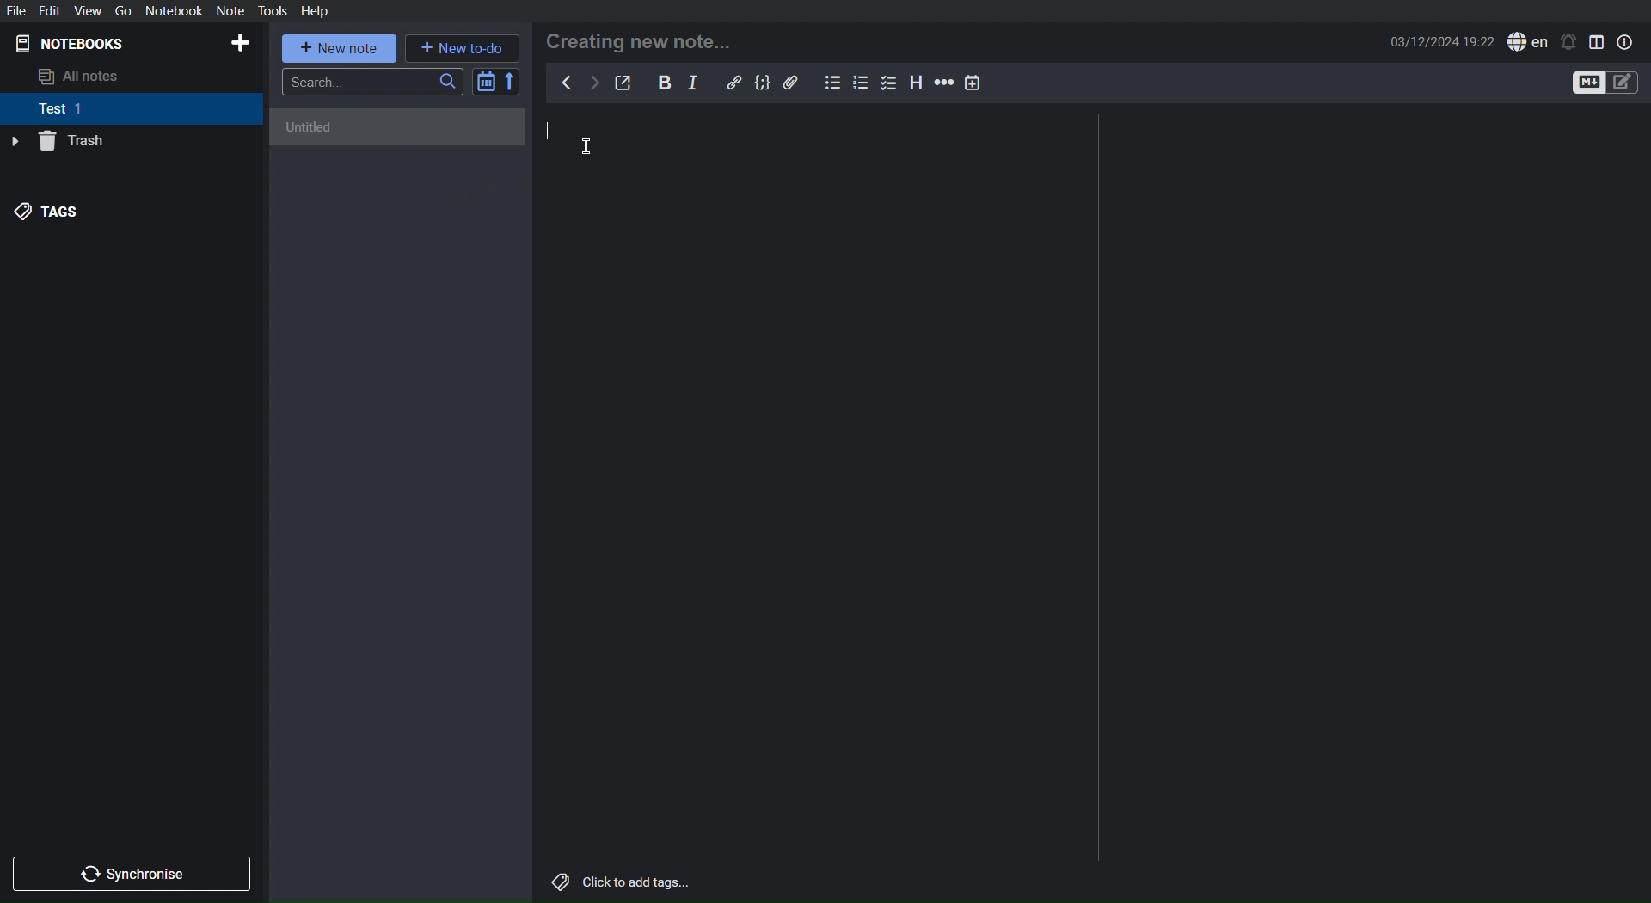 The height and width of the screenshot is (903, 1651). Describe the element at coordinates (14, 11) in the screenshot. I see `File` at that location.